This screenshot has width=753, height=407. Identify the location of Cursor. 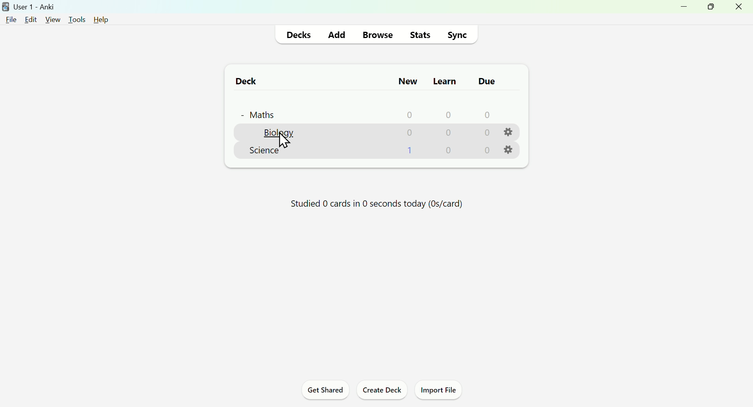
(284, 141).